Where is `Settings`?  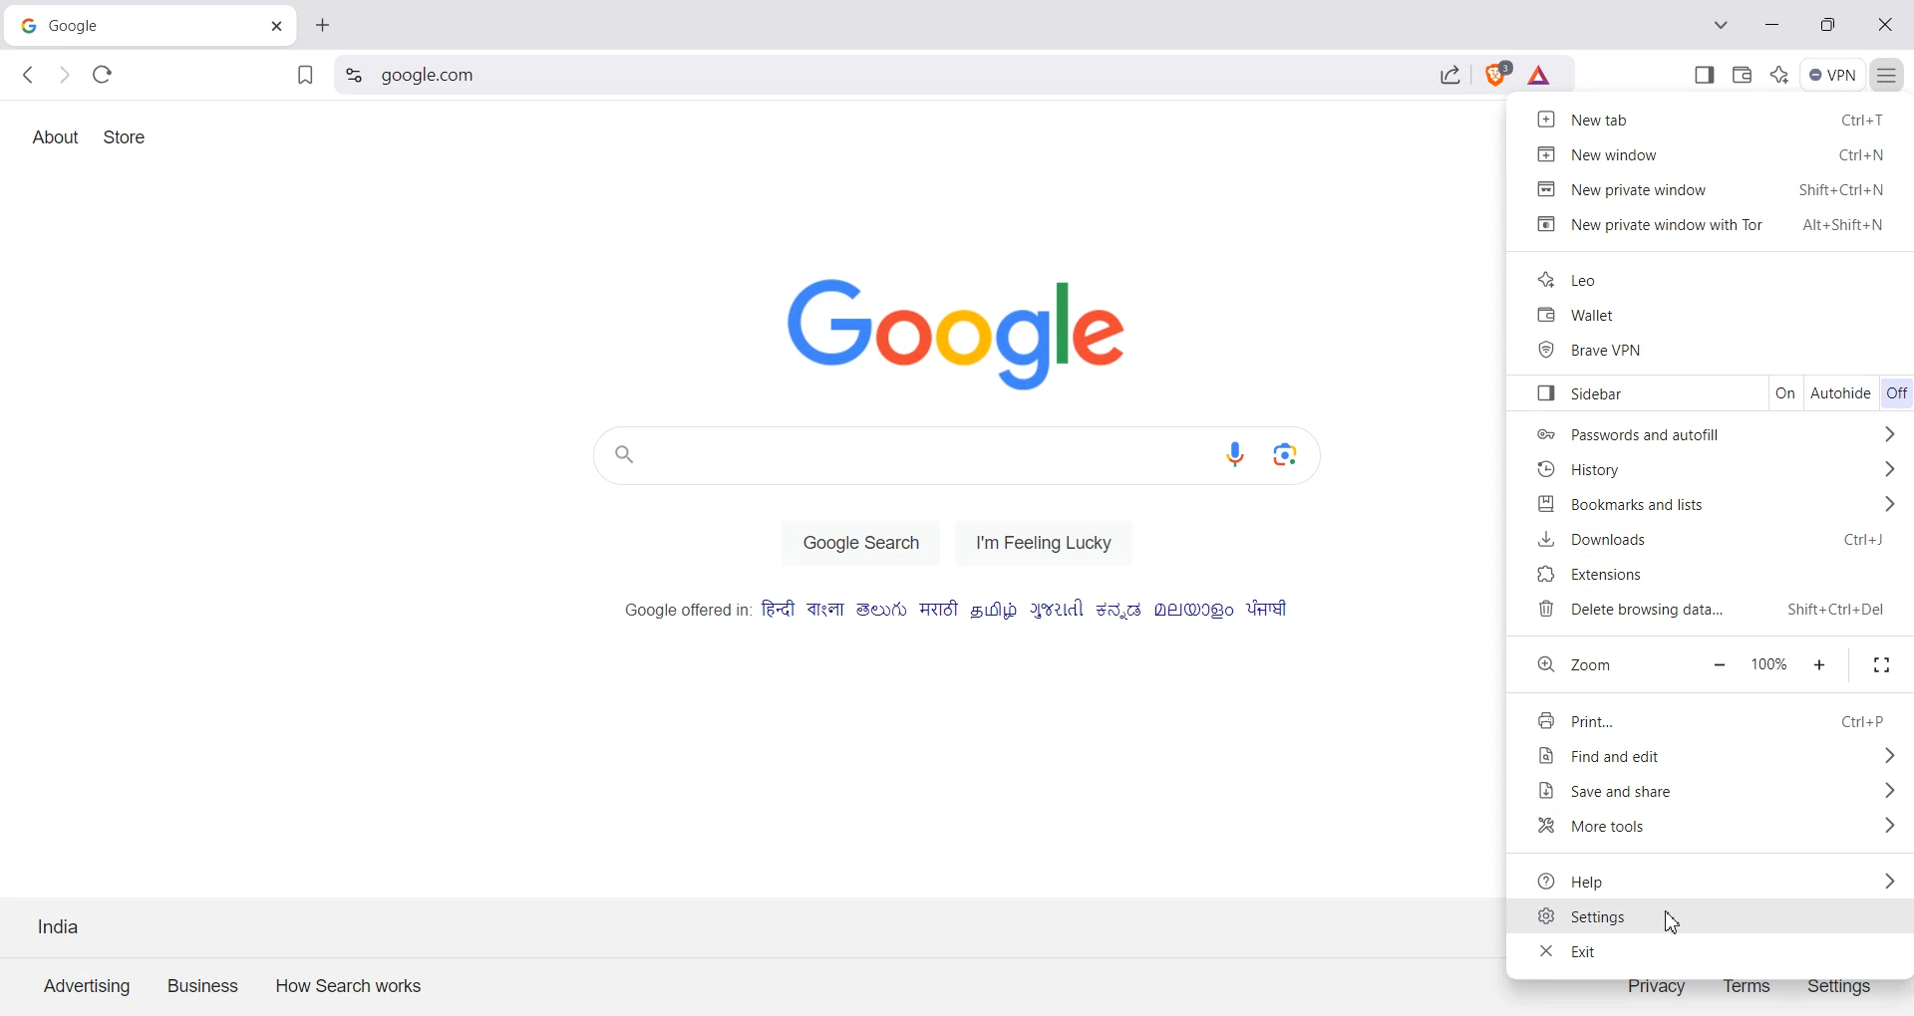 Settings is located at coordinates (1840, 984).